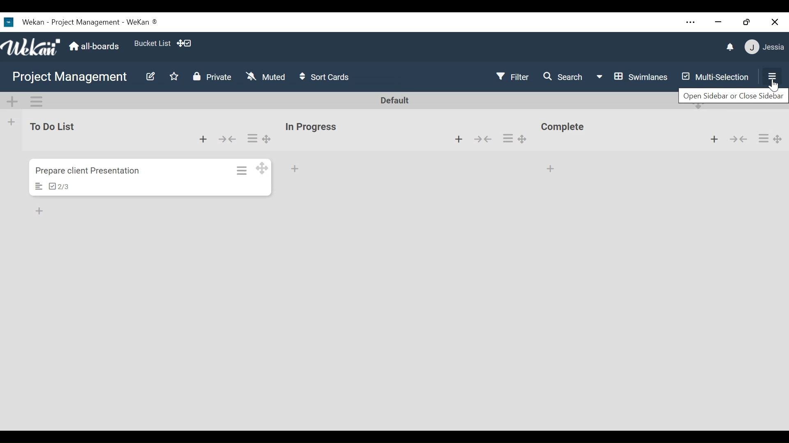 This screenshot has width=789, height=443. Describe the element at coordinates (203, 139) in the screenshot. I see `Add card to bottom of thelist` at that location.